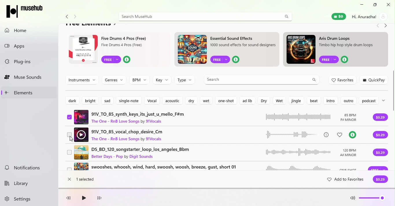 Image resolution: width=395 pixels, height=206 pixels. What do you see at coordinates (192, 101) in the screenshot?
I see `dry` at bounding box center [192, 101].